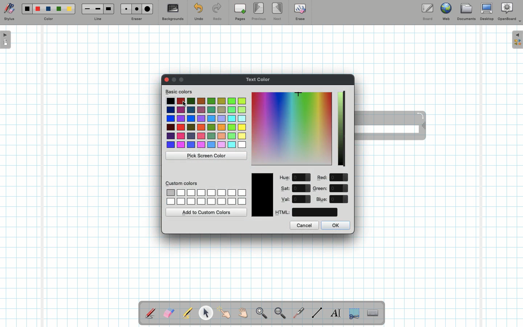 This screenshot has height=327, width=523. Describe the element at coordinates (339, 178) in the screenshot. I see `value` at that location.